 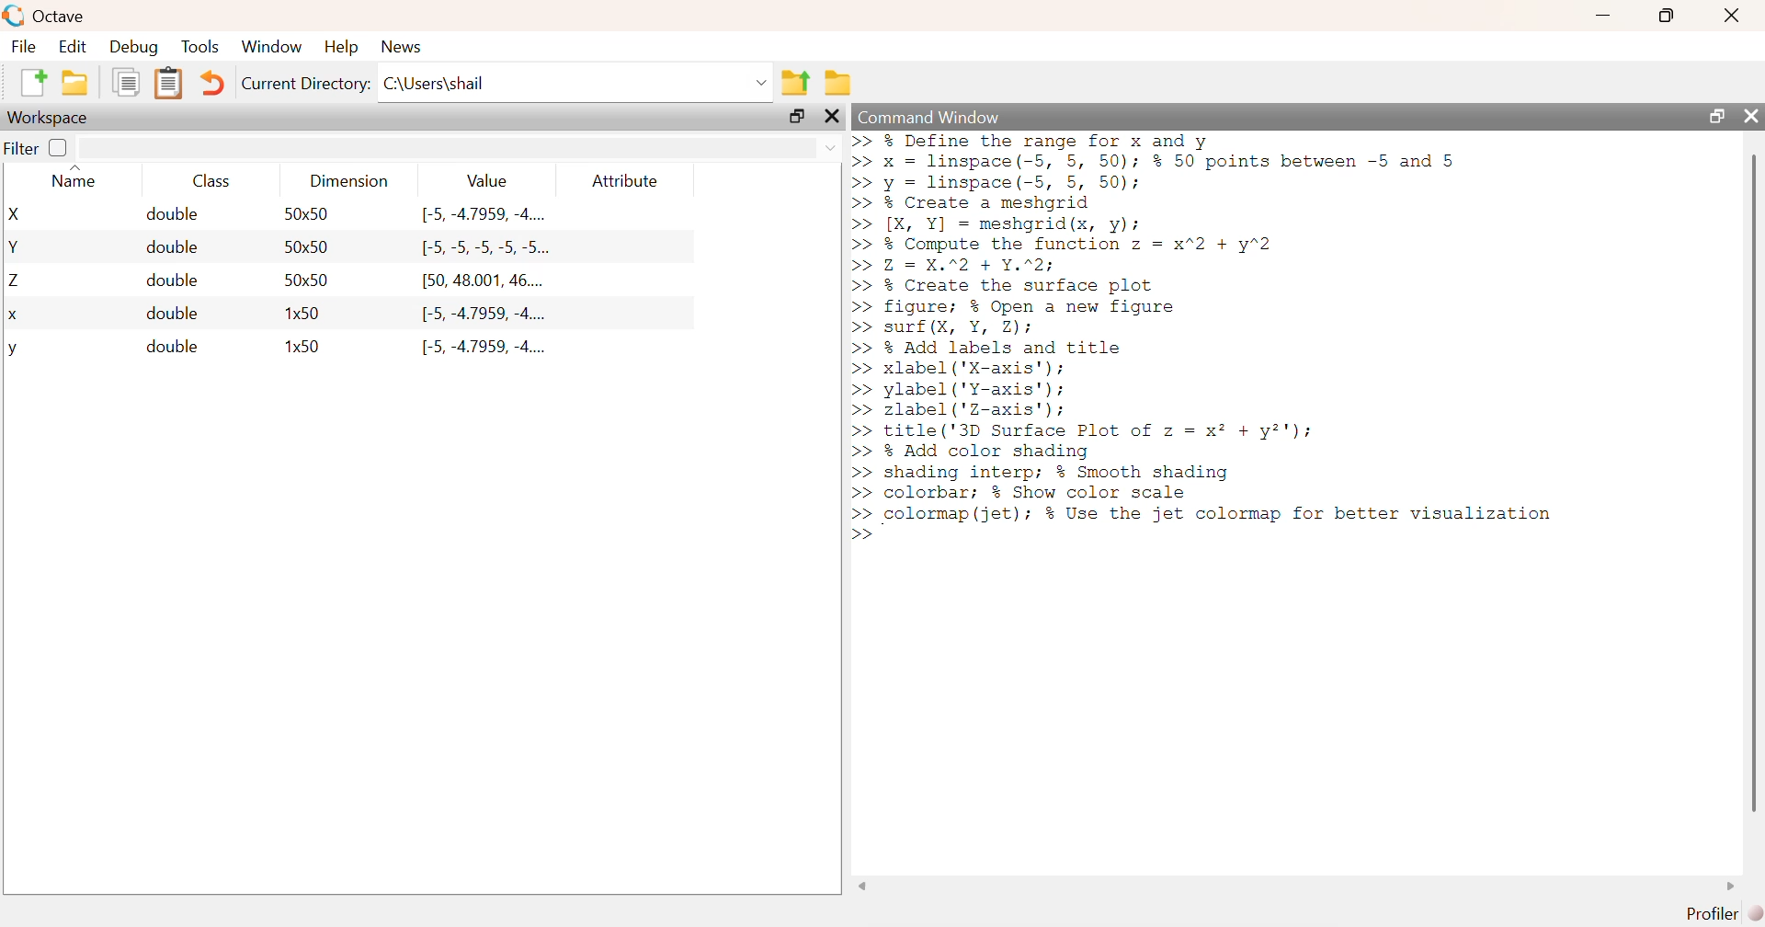 What do you see at coordinates (484, 282) in the screenshot?
I see `[50, 48.001, 46....` at bounding box center [484, 282].